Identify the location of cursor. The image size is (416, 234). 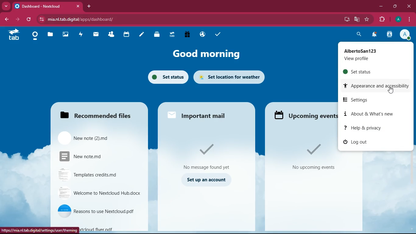
(391, 90).